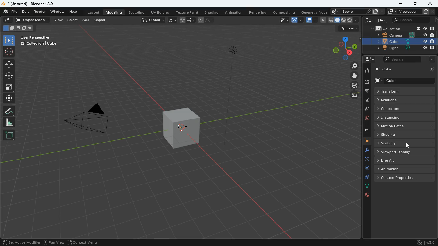 This screenshot has height=246, width=438. Describe the element at coordinates (365, 141) in the screenshot. I see `cube` at that location.